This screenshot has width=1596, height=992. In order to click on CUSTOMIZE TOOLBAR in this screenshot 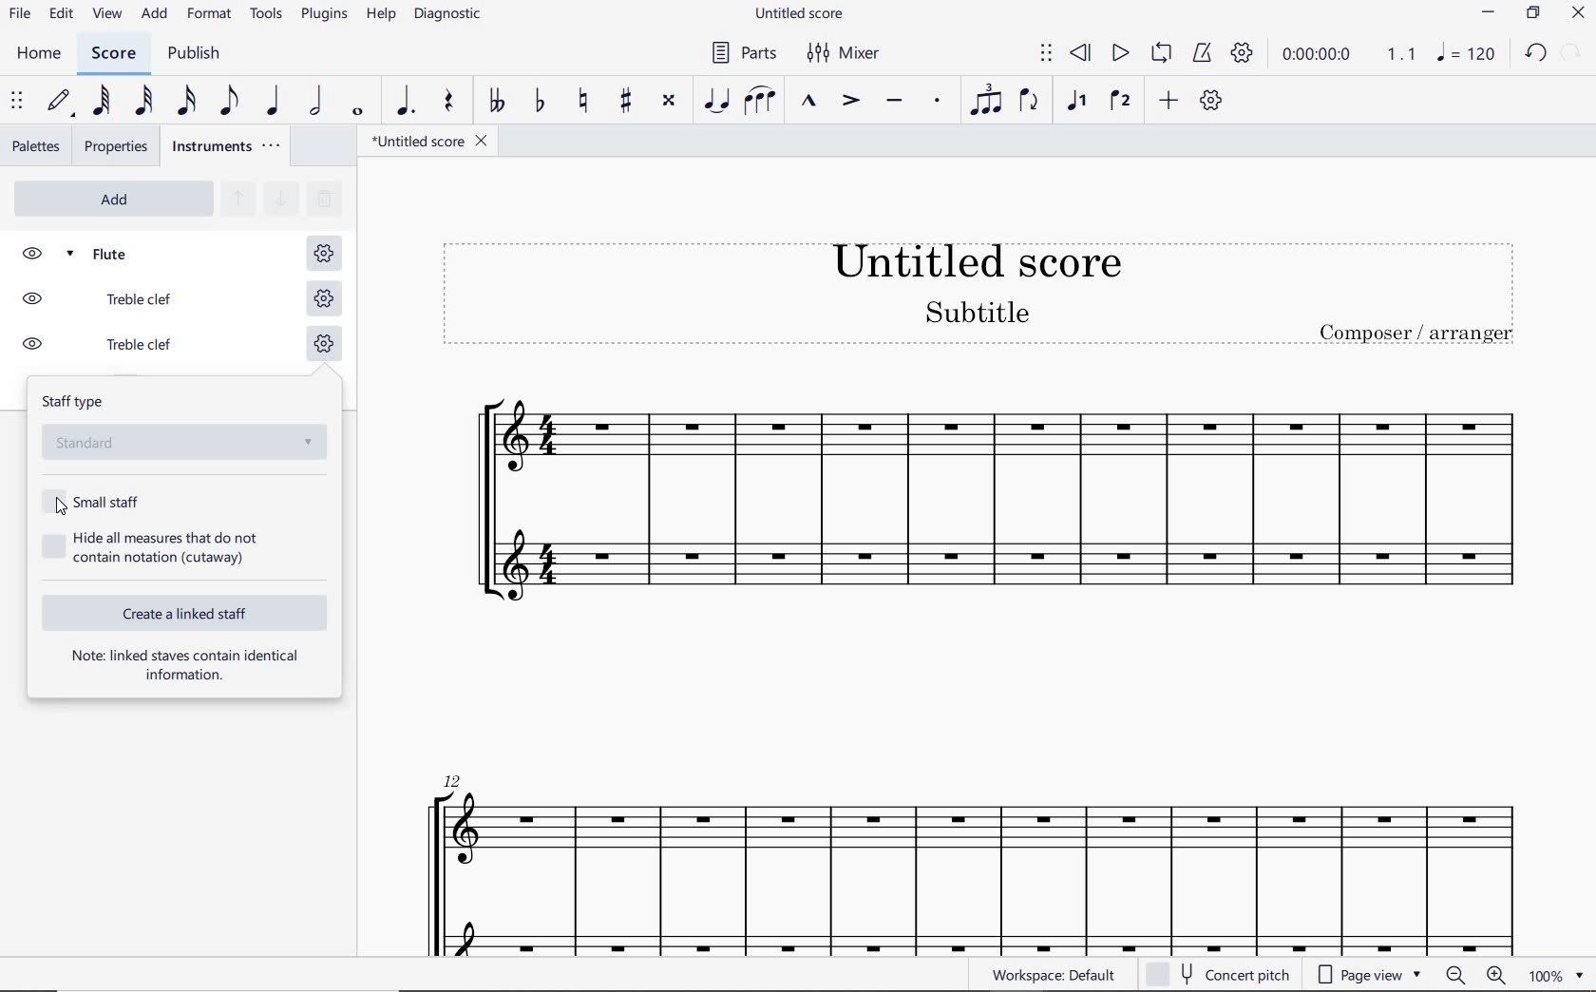, I will do `click(1211, 100)`.